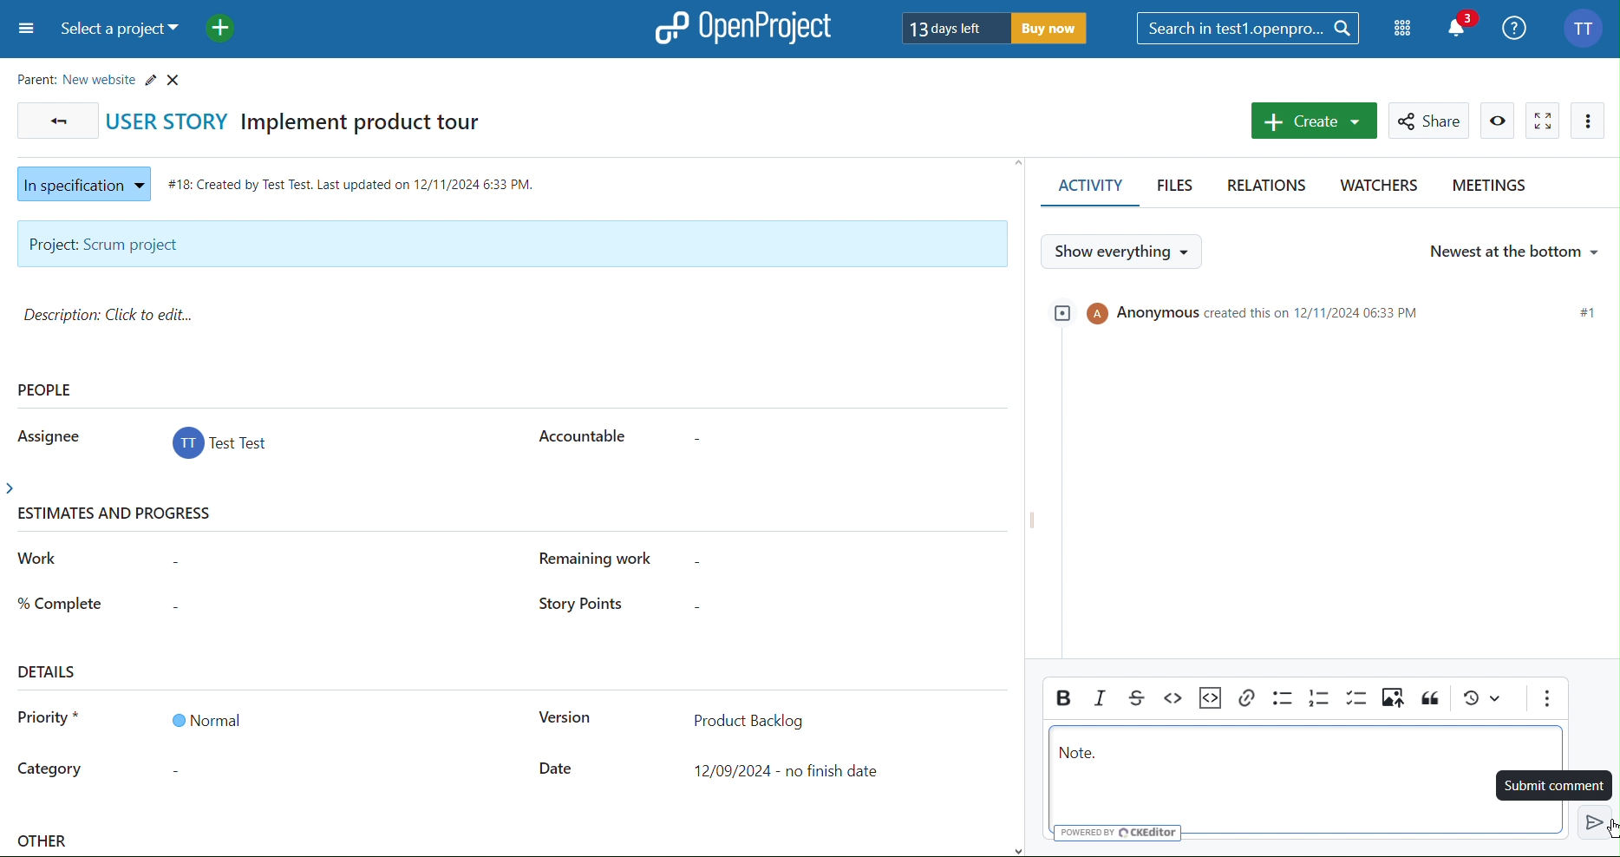 This screenshot has height=857, width=1620. I want to click on Category, so click(50, 771).